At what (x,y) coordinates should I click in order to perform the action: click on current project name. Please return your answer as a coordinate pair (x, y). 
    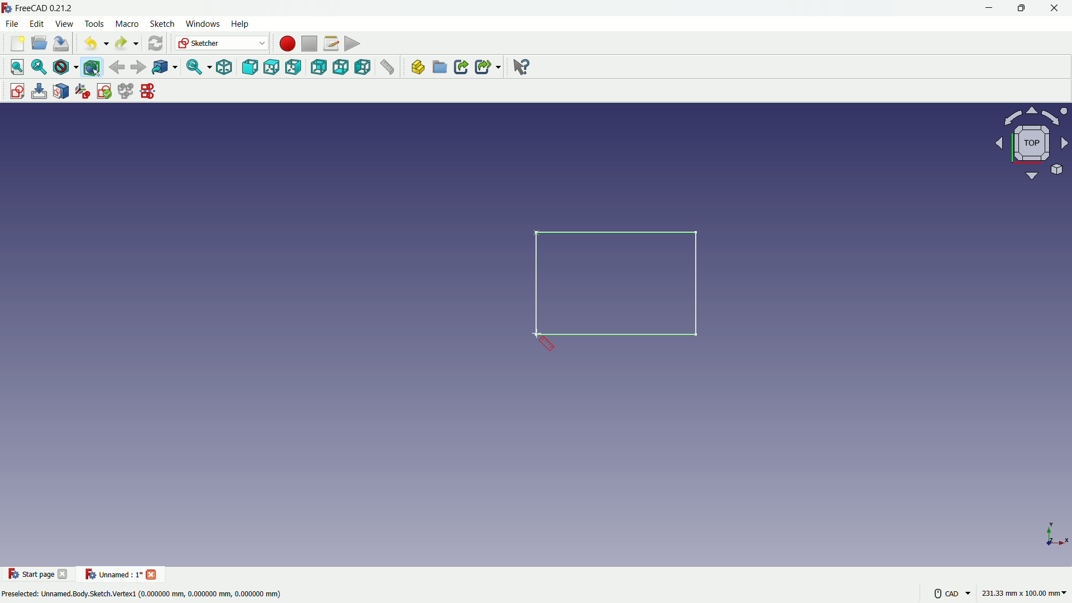
    Looking at the image, I should click on (112, 574).